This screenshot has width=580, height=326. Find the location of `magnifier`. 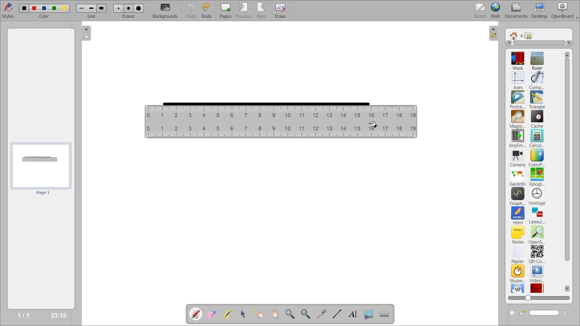

magnifier is located at coordinates (517, 119).